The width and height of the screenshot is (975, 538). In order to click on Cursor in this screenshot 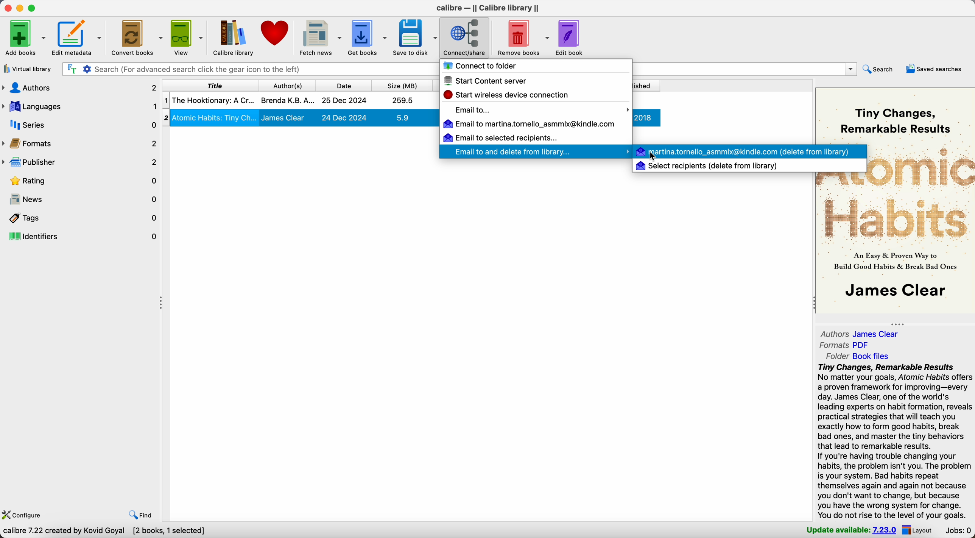, I will do `click(654, 157)`.